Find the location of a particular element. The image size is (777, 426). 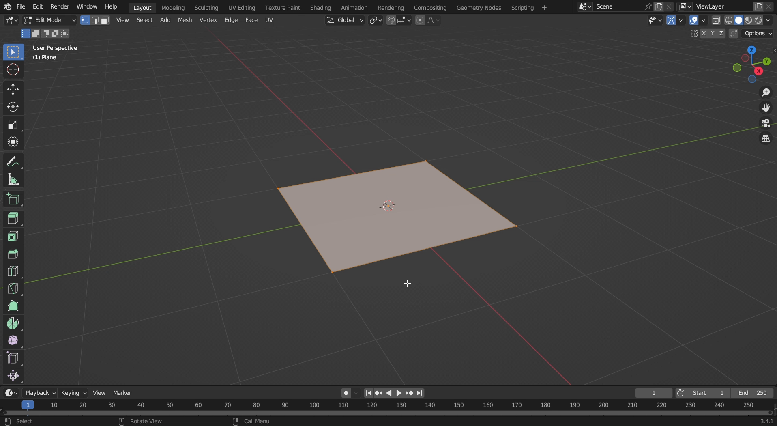

close is located at coordinates (771, 7).